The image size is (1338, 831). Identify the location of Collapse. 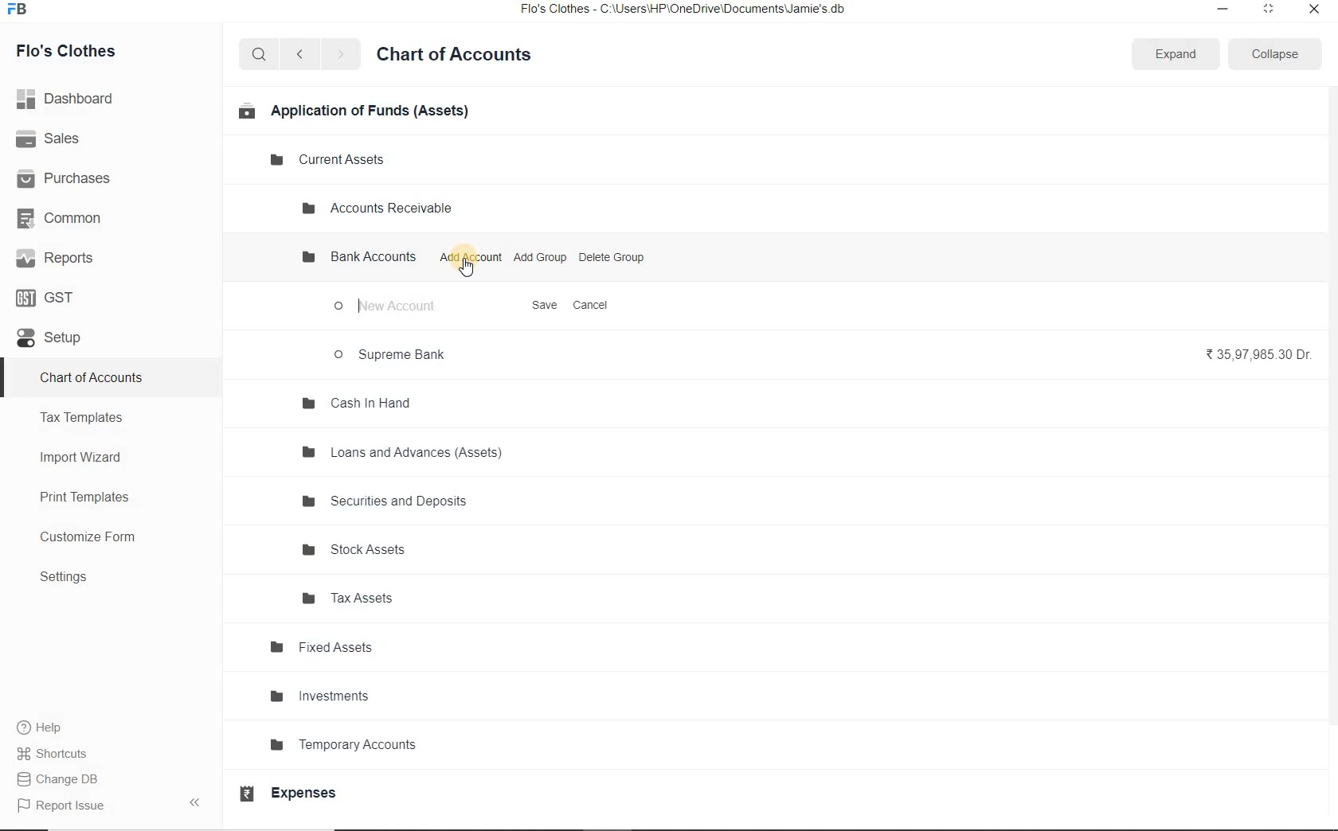
(1274, 53).